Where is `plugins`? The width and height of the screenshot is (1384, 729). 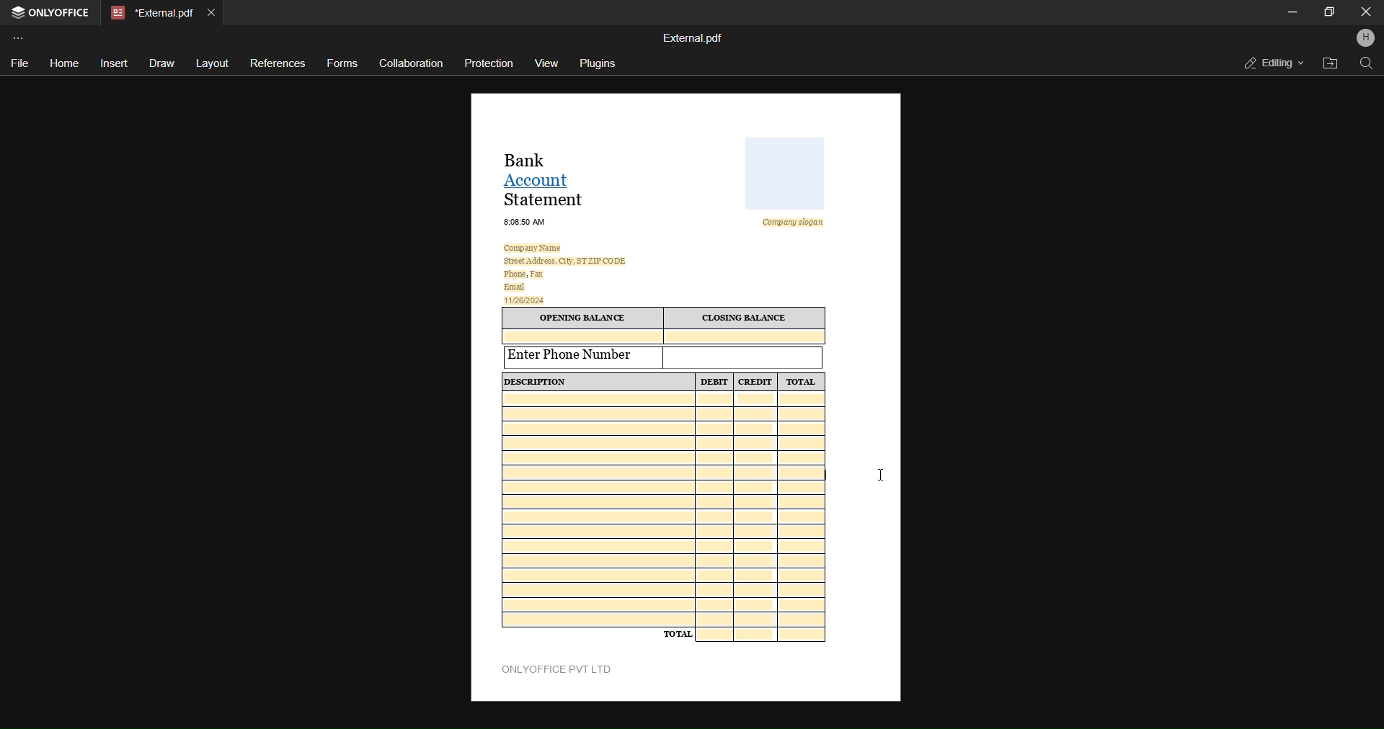
plugins is located at coordinates (599, 63).